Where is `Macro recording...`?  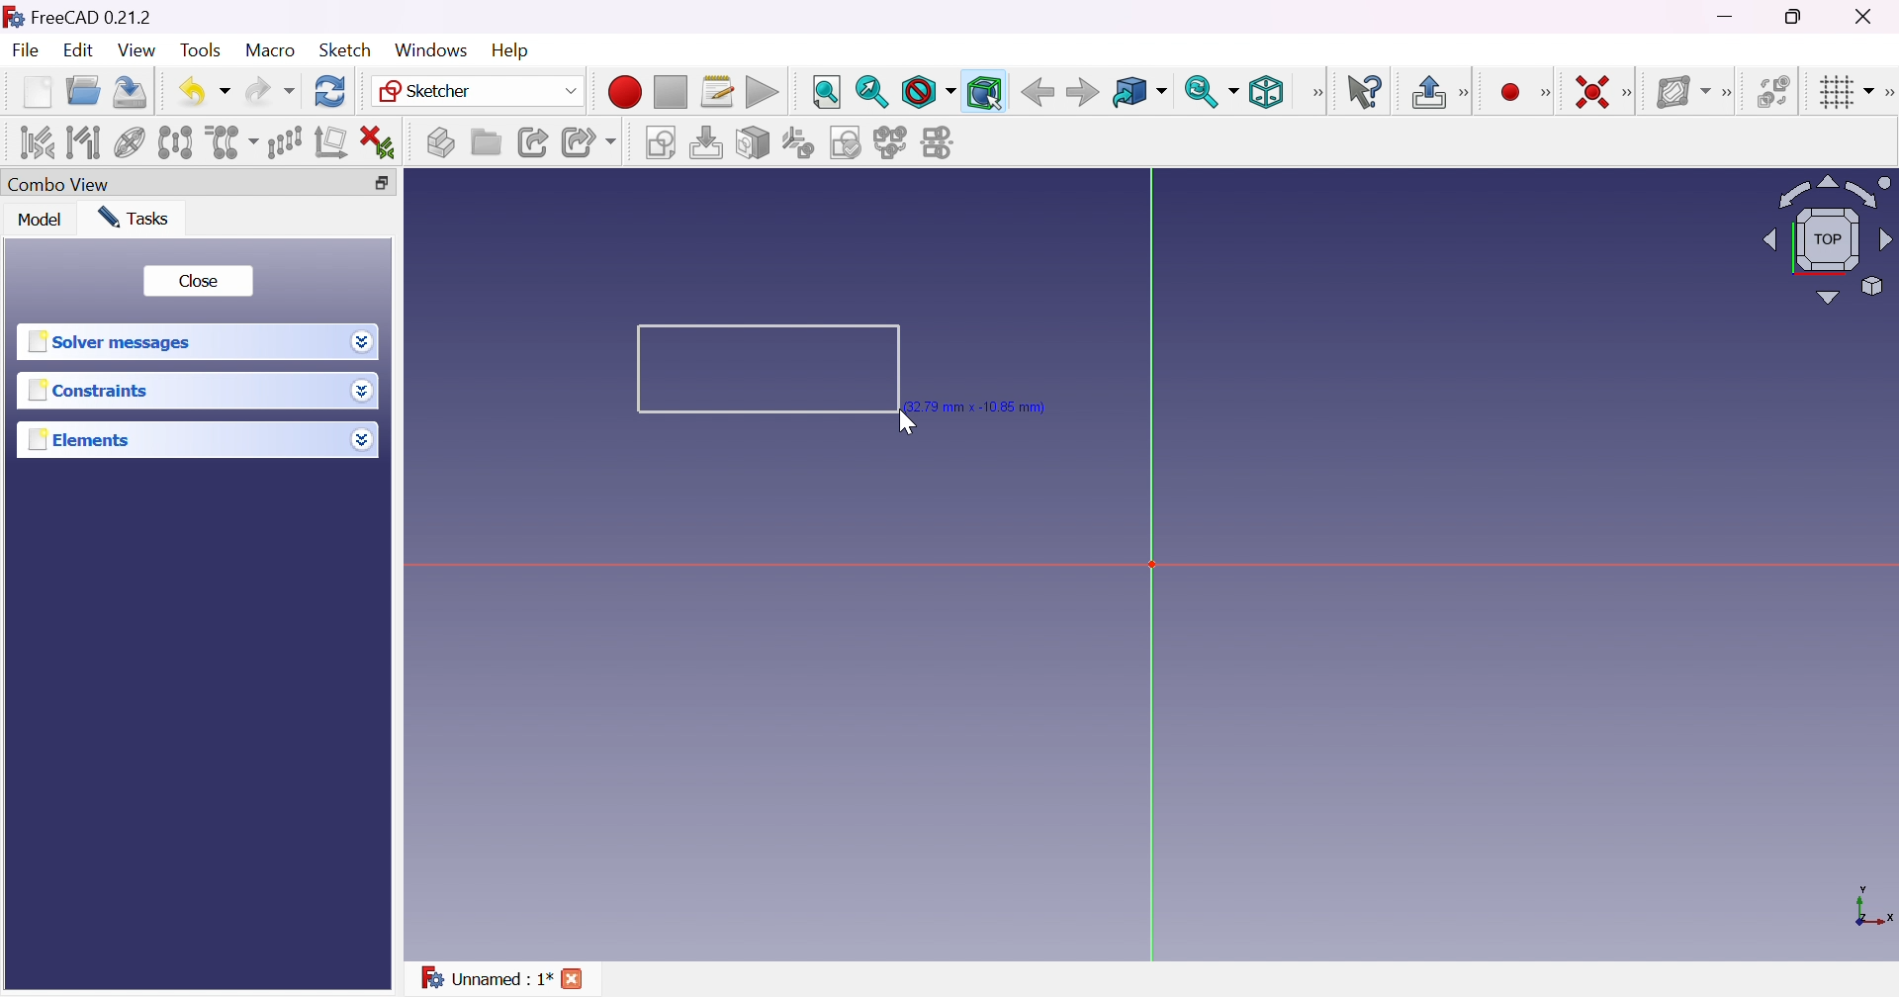 Macro recording... is located at coordinates (625, 91).